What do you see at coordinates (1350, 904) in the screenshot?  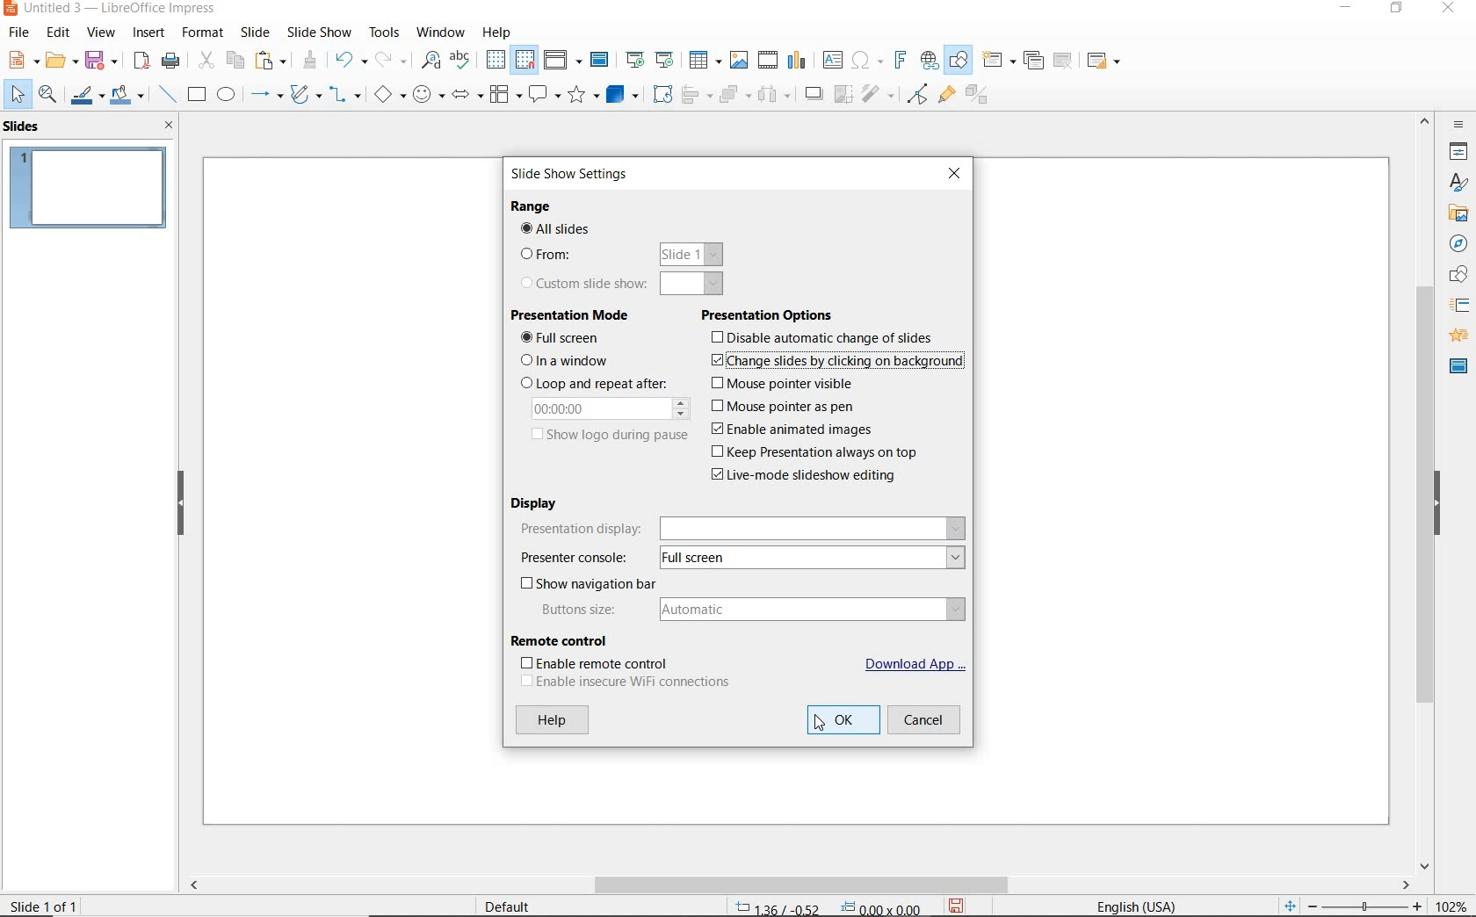 I see `ZOOM OUR OR ZOOM IN` at bounding box center [1350, 904].